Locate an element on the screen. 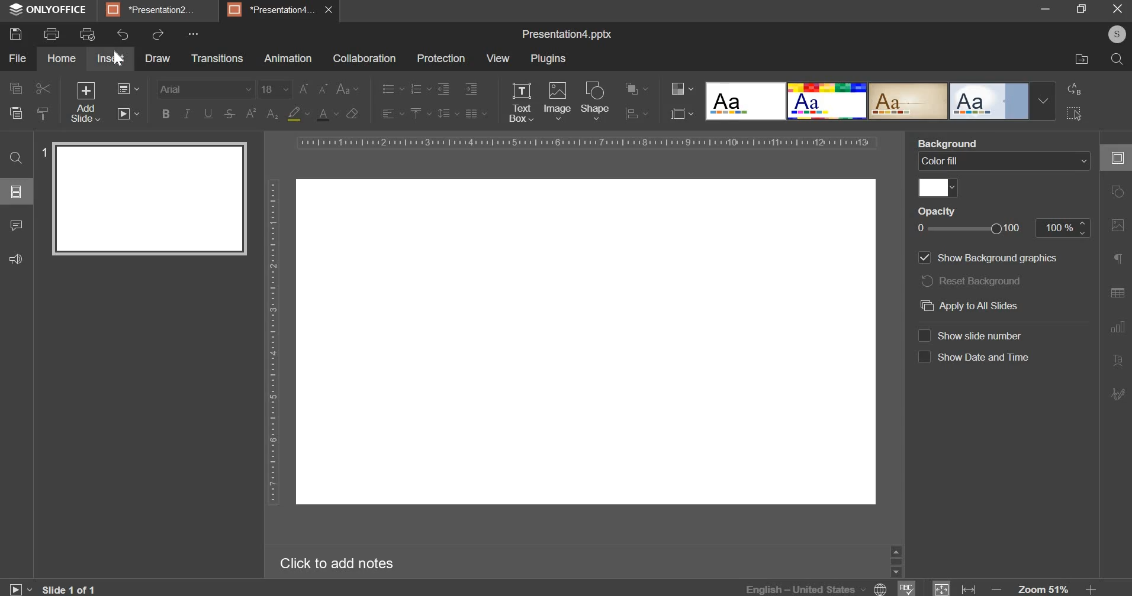  comments is located at coordinates (15, 225).